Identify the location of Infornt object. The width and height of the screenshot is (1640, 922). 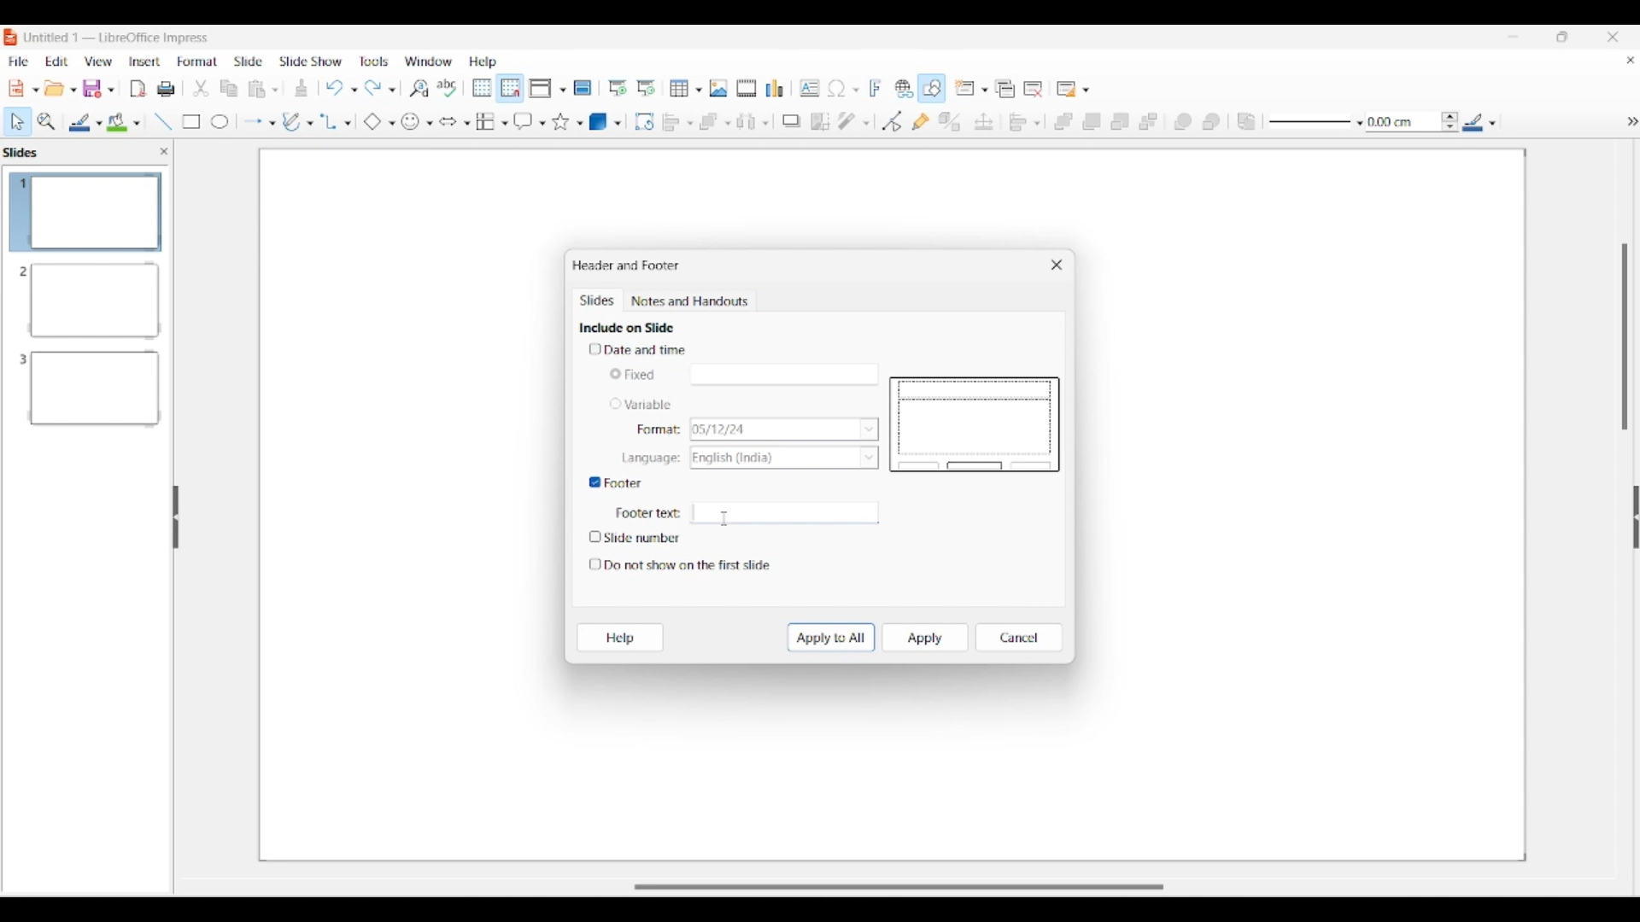
(1183, 122).